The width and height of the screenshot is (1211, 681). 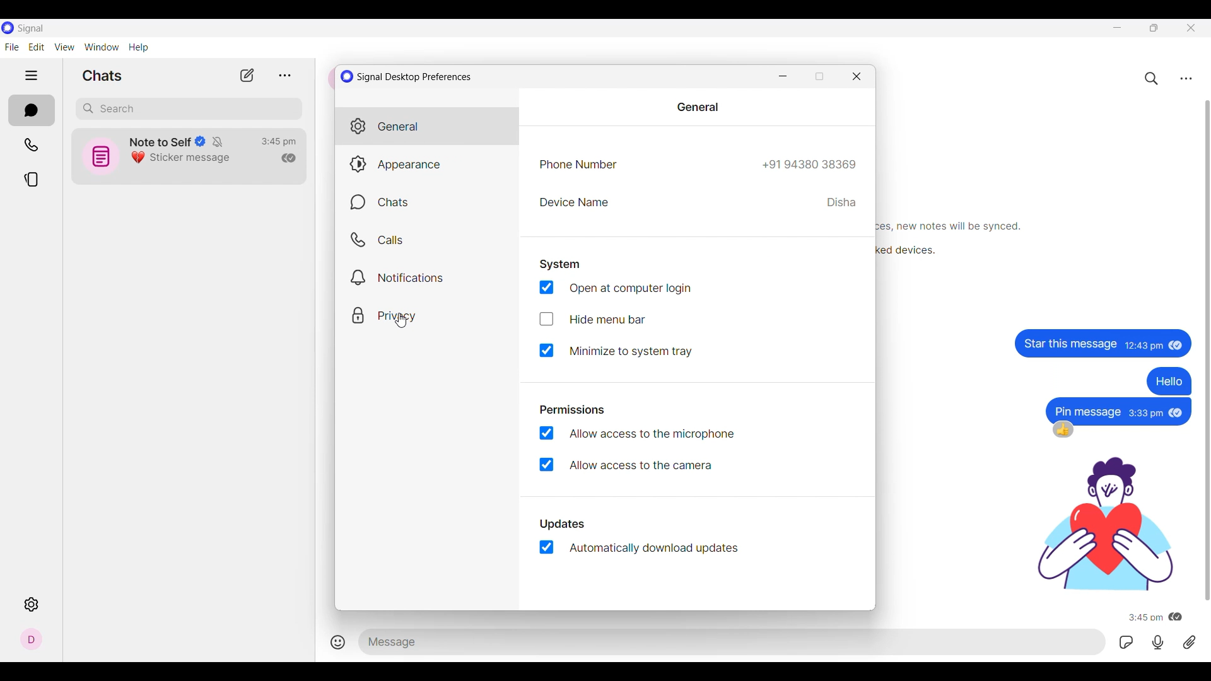 I want to click on Toggle for automatically download updates, current selection, so click(x=638, y=547).